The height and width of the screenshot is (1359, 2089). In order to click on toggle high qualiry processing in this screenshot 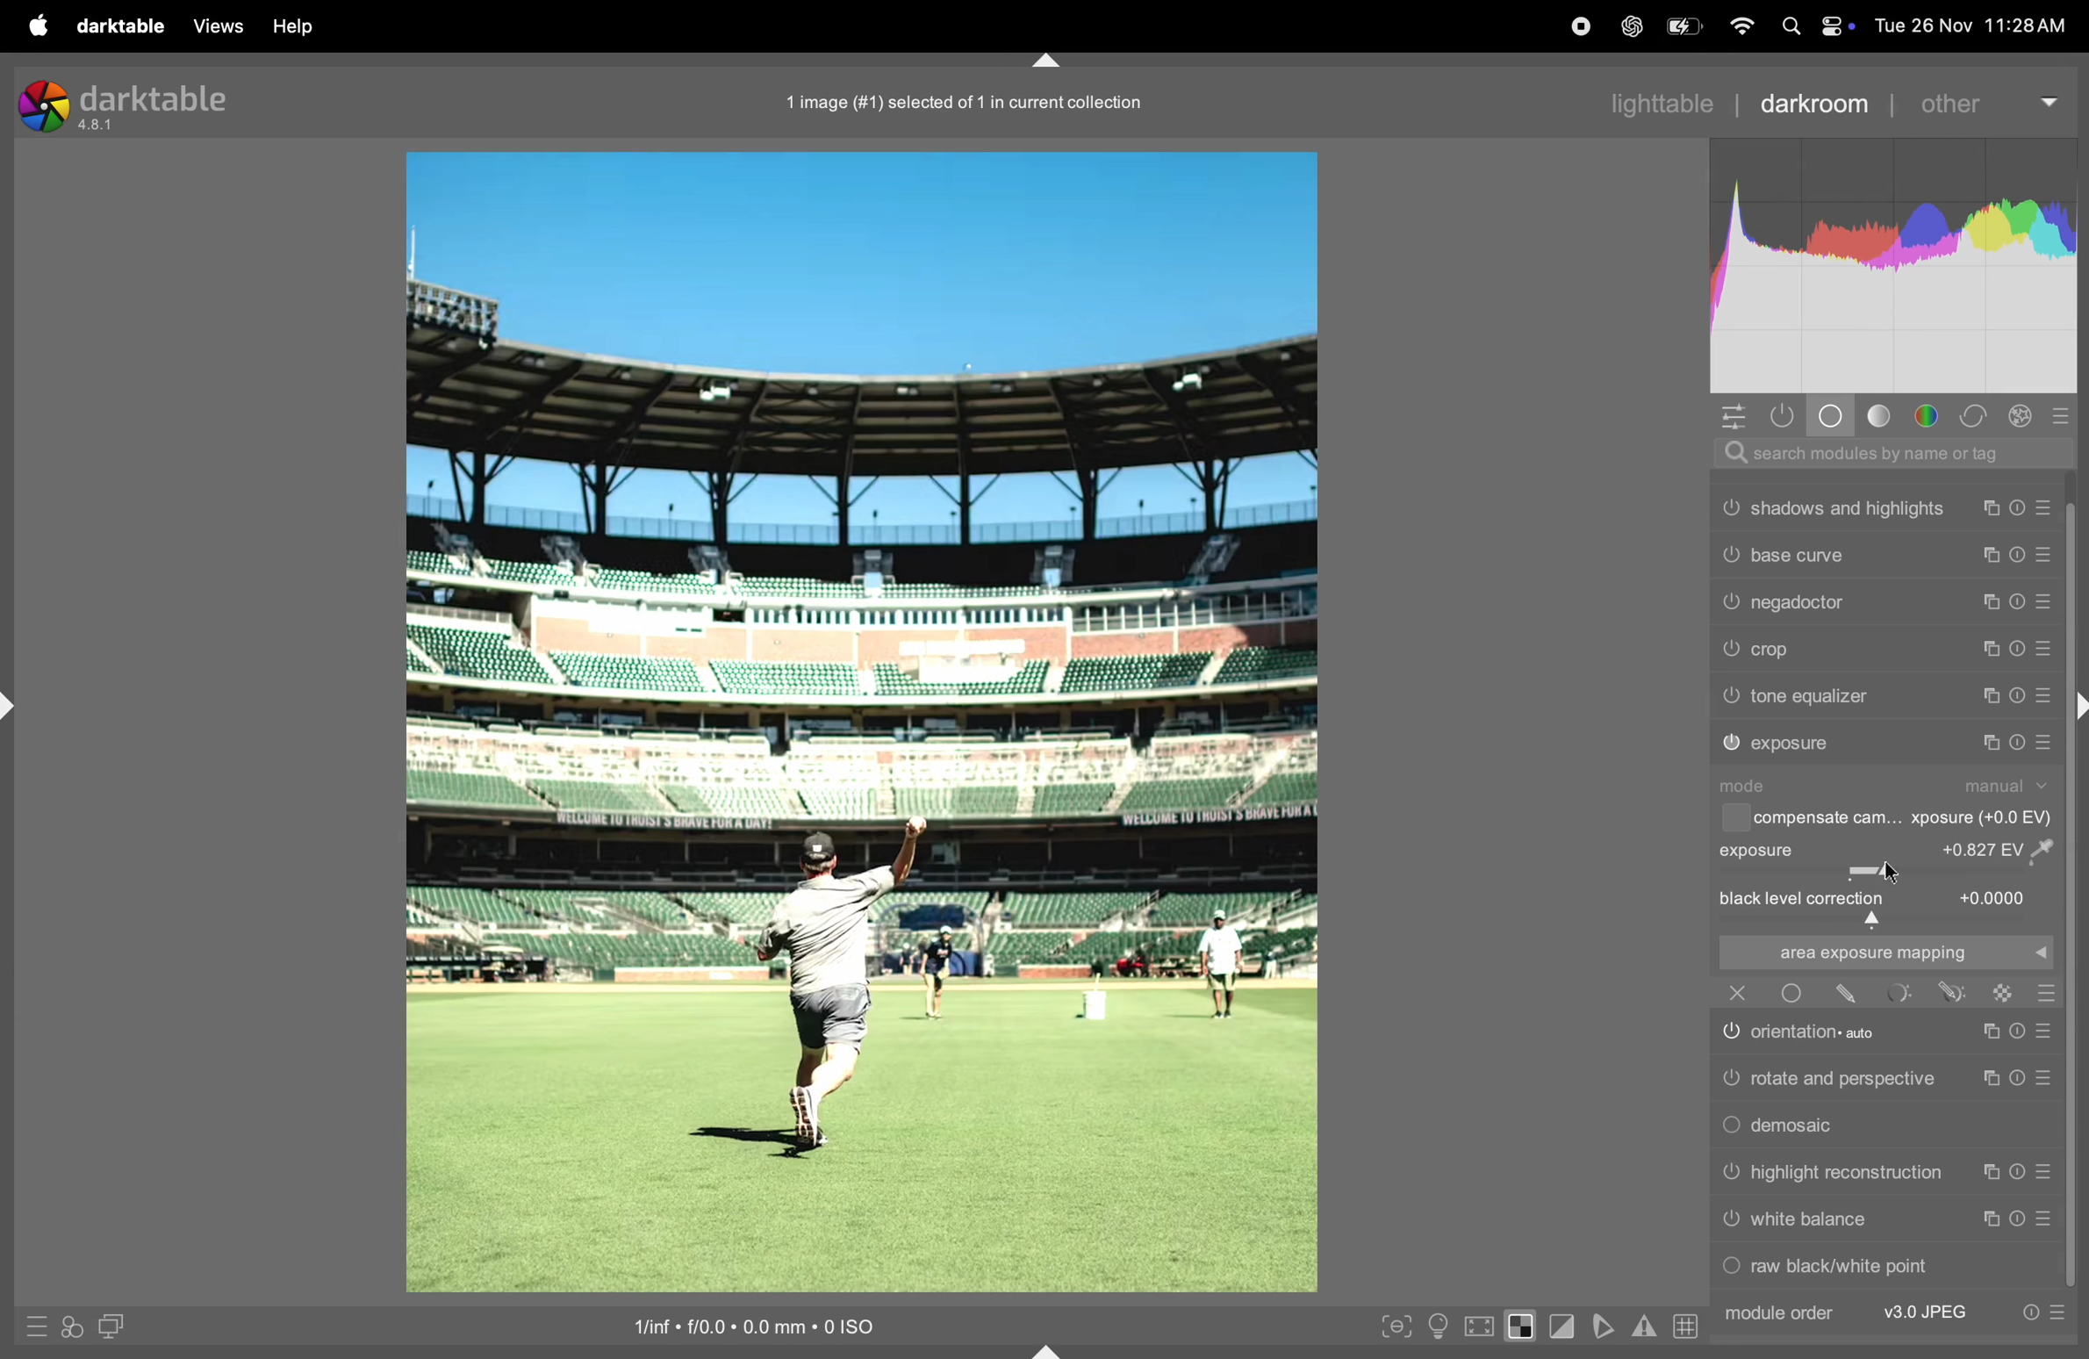, I will do `click(1480, 1324)`.